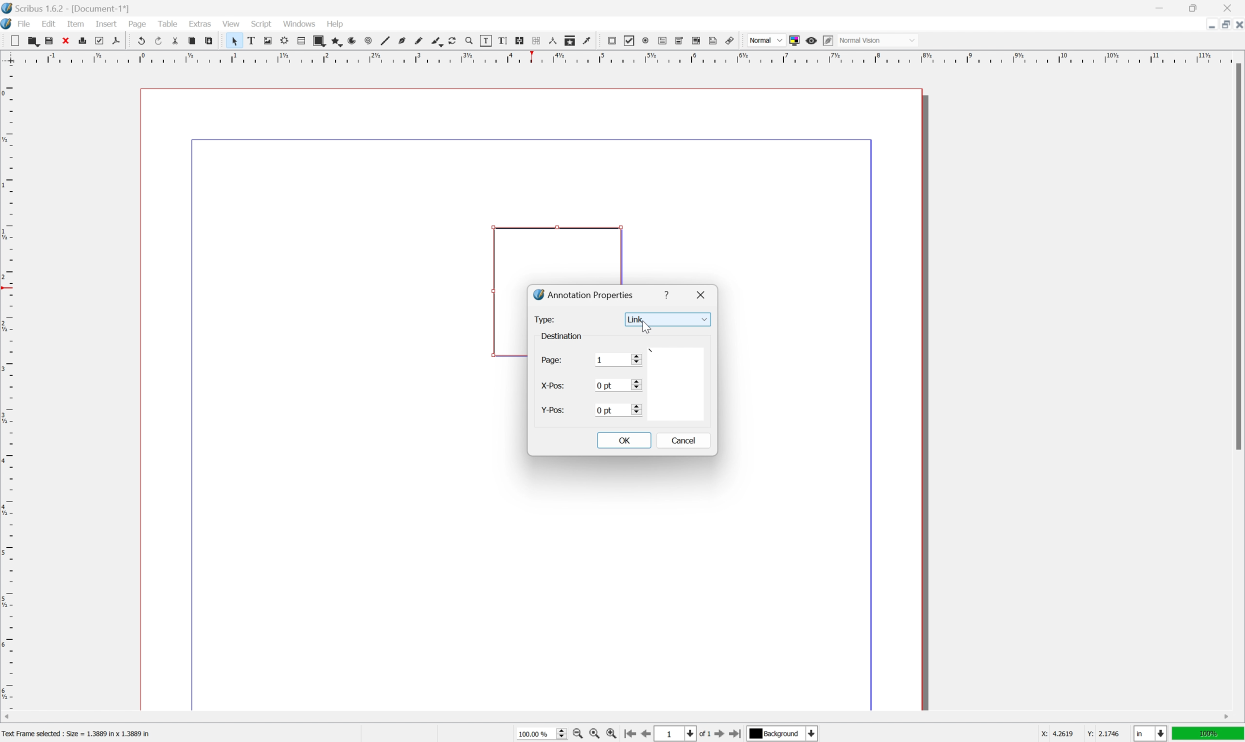 Image resolution: width=1245 pixels, height=742 pixels. What do you see at coordinates (267, 40) in the screenshot?
I see `image frame` at bounding box center [267, 40].